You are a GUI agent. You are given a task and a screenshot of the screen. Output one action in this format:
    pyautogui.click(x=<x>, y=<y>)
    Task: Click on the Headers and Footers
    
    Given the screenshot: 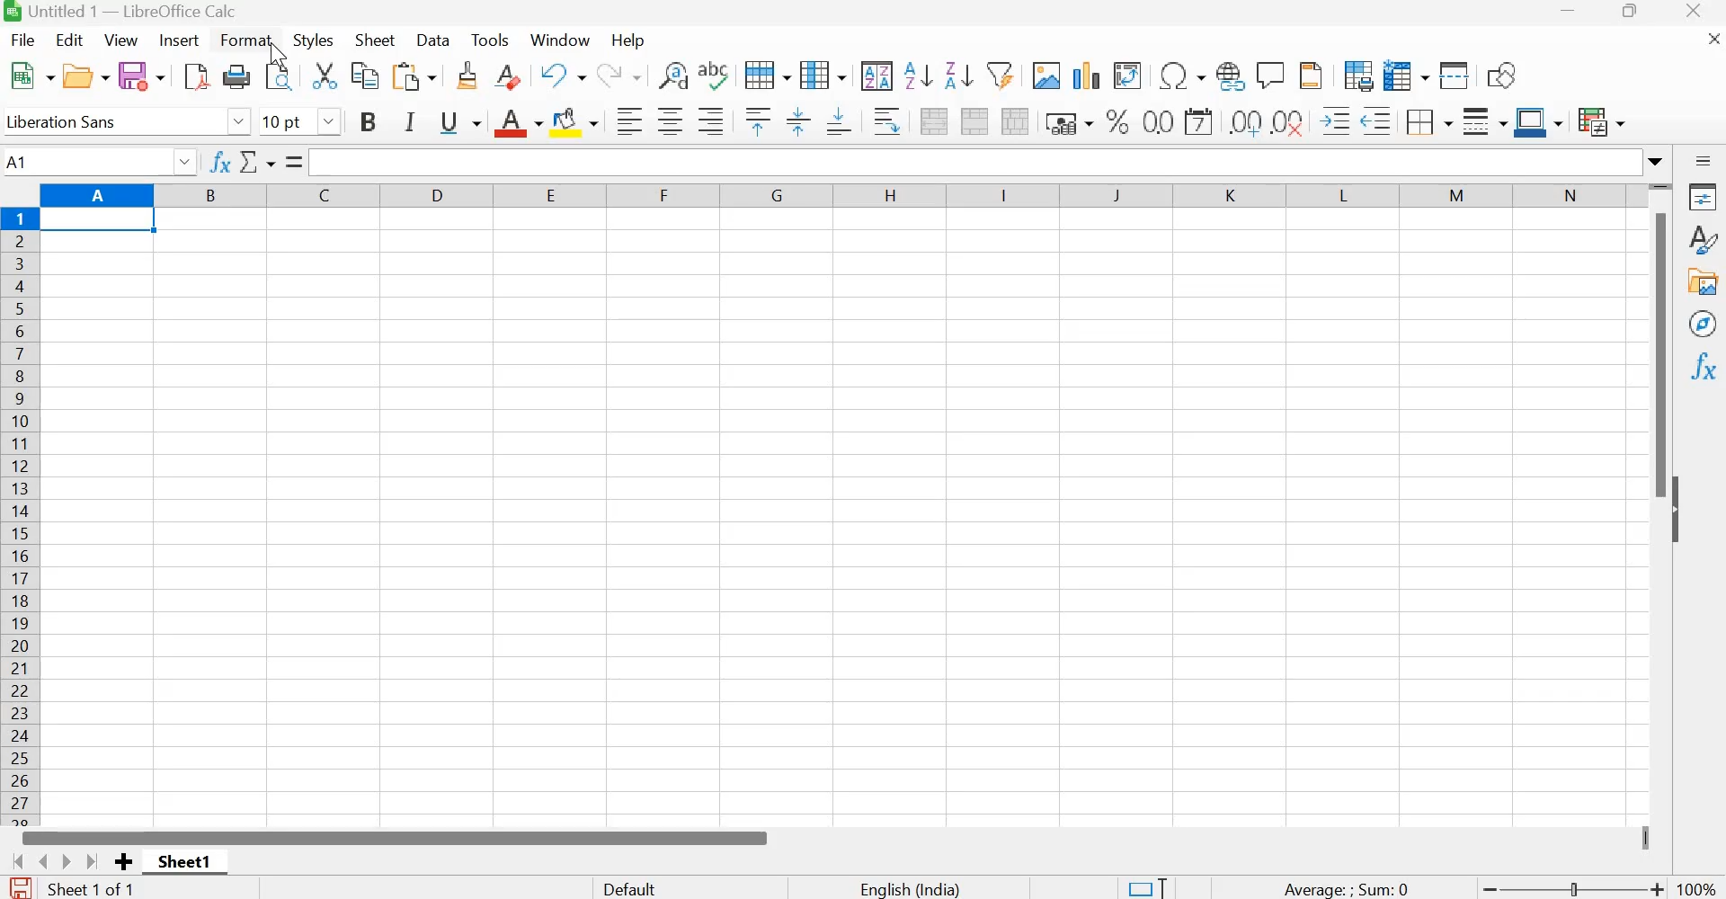 What is the action you would take?
    pyautogui.click(x=1310, y=75)
    